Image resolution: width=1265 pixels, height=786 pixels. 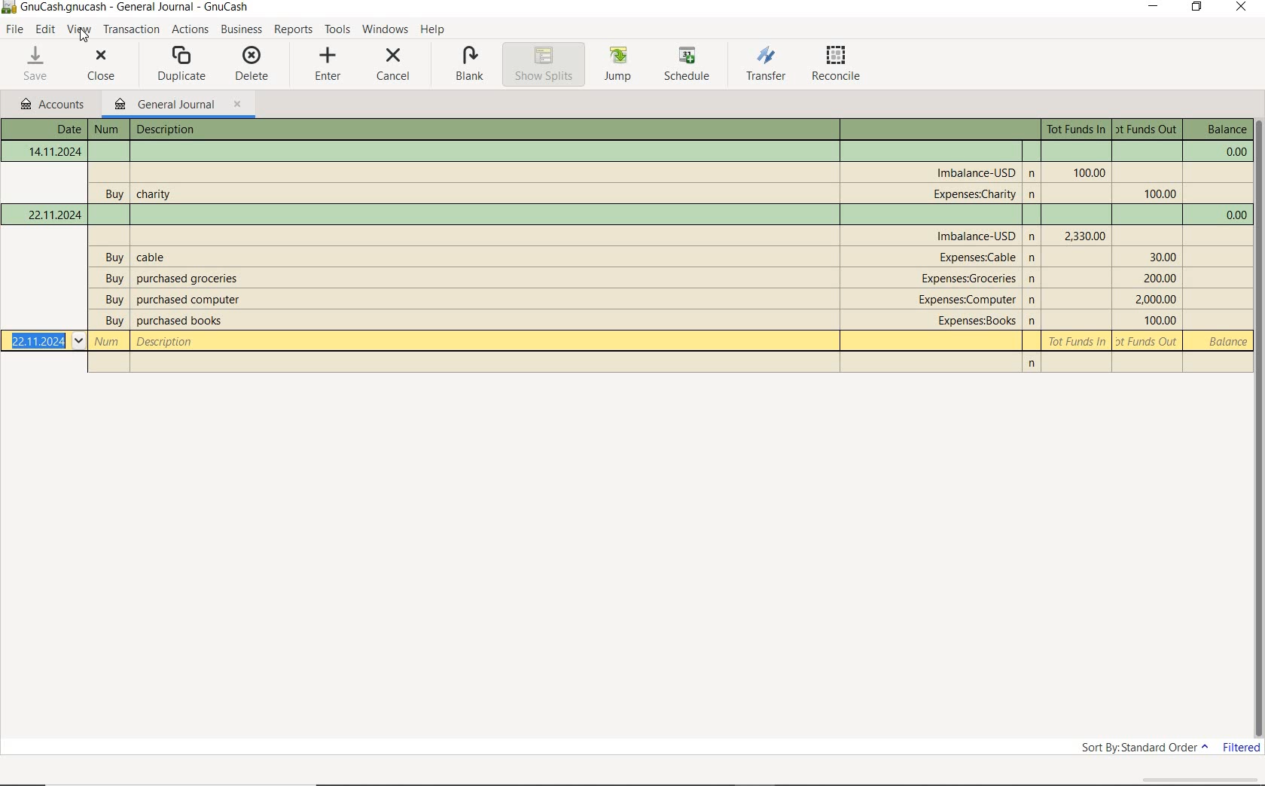 I want to click on account, so click(x=969, y=300).